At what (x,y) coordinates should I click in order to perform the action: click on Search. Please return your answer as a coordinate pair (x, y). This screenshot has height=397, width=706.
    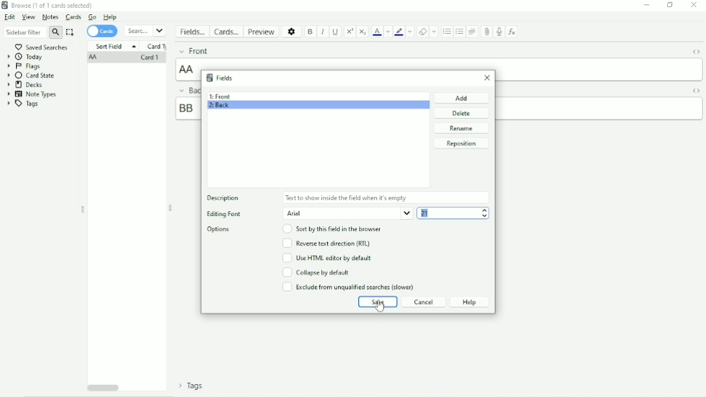
    Looking at the image, I should click on (145, 31).